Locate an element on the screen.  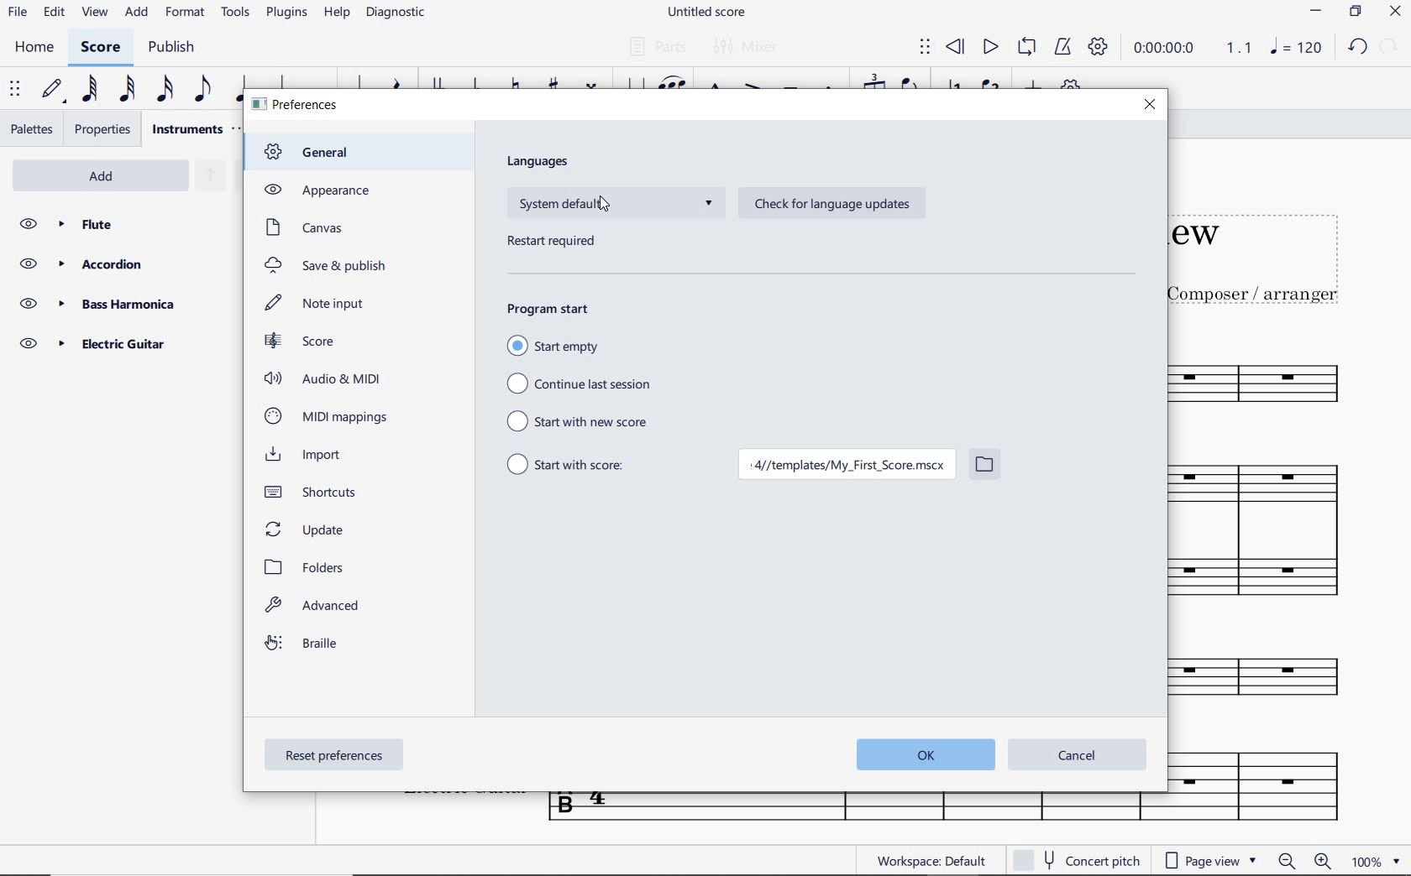
cursor is located at coordinates (606, 203).